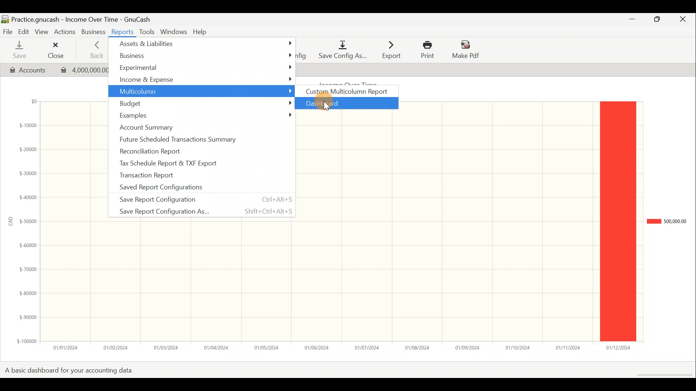 This screenshot has height=391, width=696. What do you see at coordinates (121, 32) in the screenshot?
I see `Reports` at bounding box center [121, 32].